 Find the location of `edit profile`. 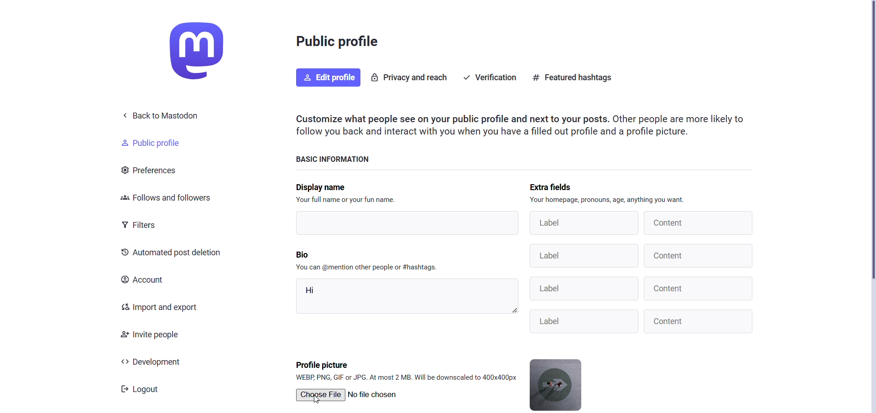

edit profile is located at coordinates (325, 77).